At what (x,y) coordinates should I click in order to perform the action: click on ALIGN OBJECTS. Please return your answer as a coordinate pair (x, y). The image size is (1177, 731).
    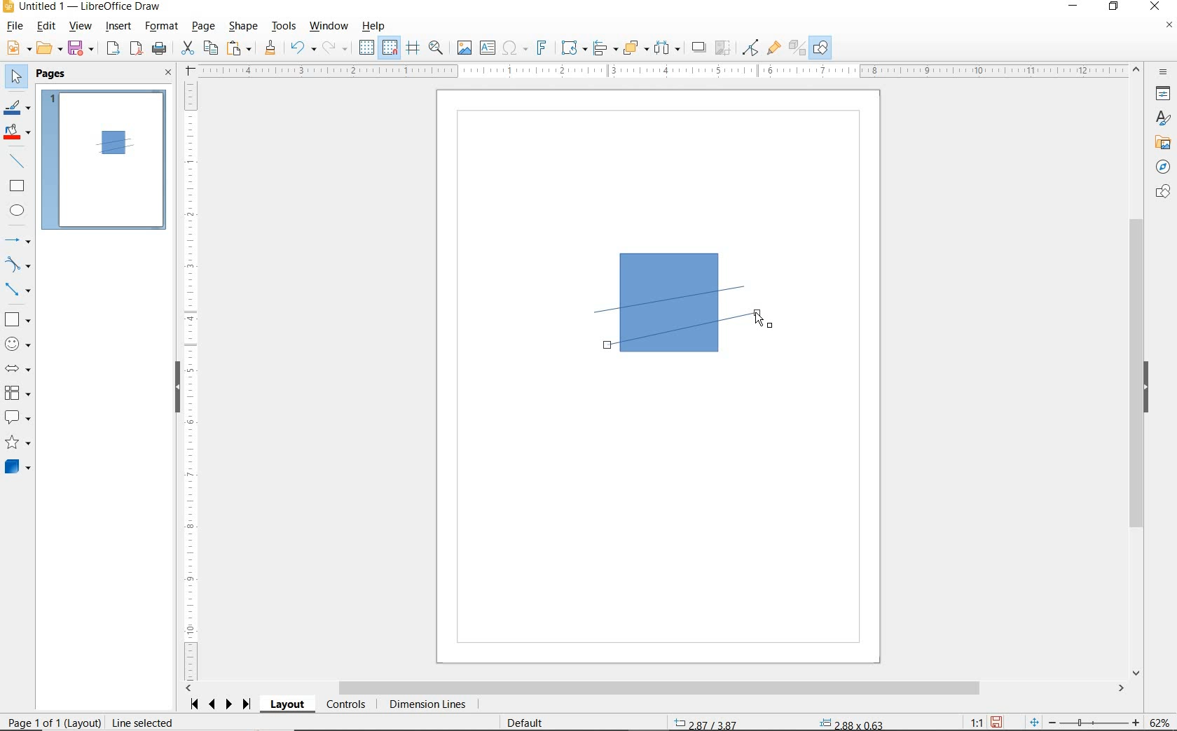
    Looking at the image, I should click on (605, 48).